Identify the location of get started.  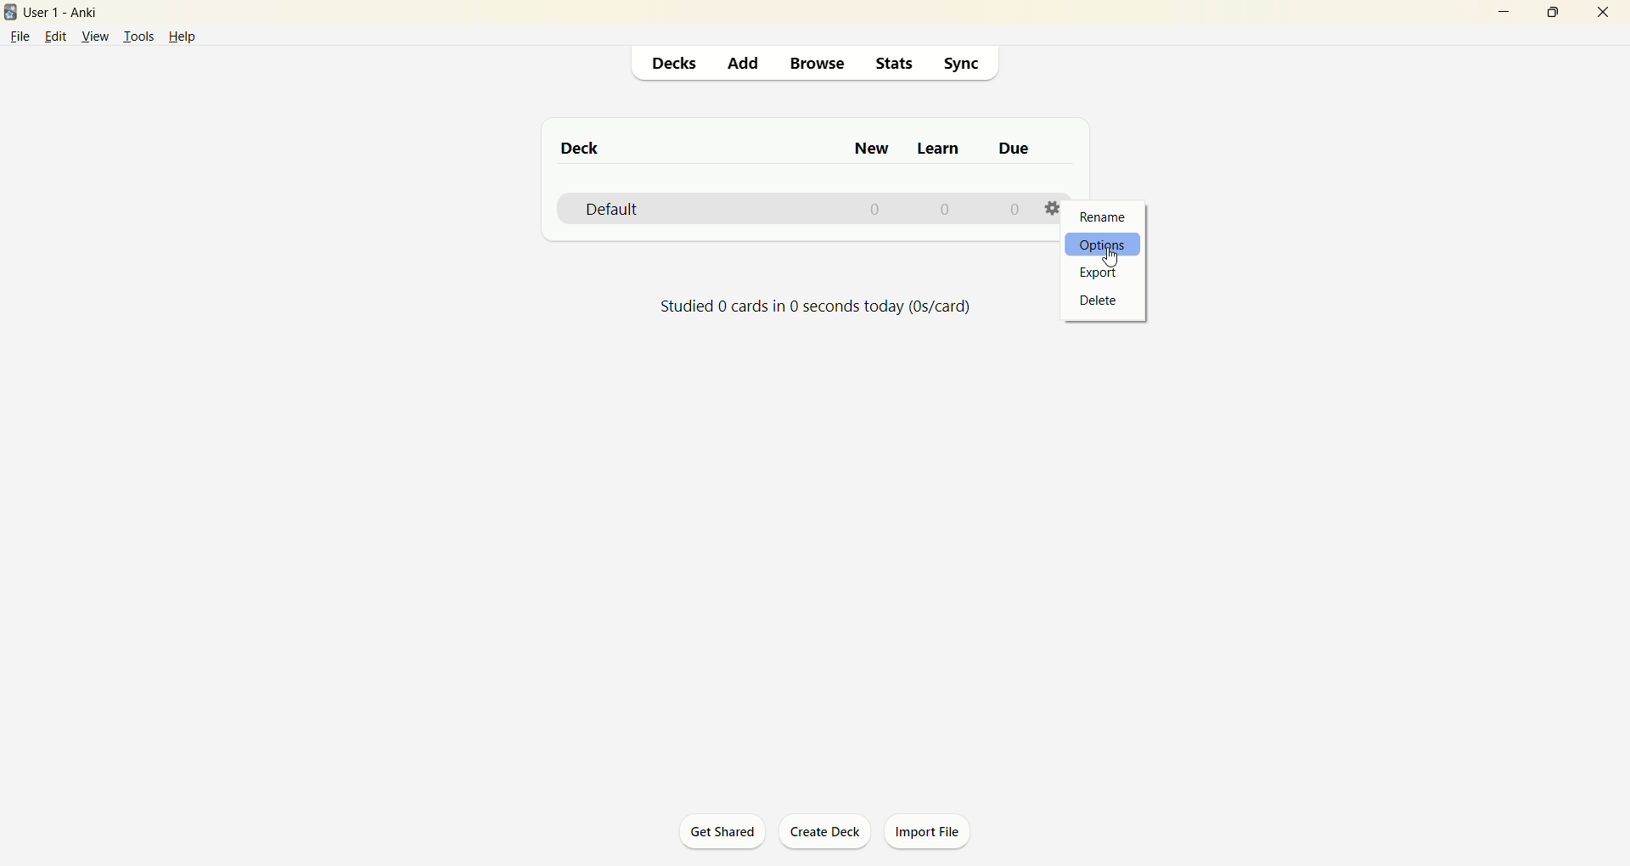
(722, 831).